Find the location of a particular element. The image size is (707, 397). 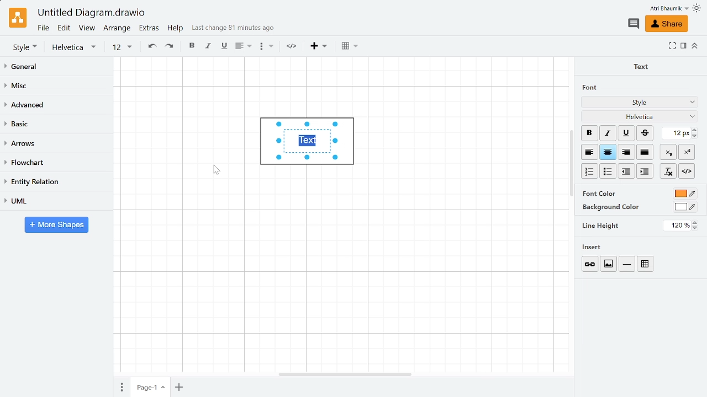

line height is located at coordinates (601, 225).